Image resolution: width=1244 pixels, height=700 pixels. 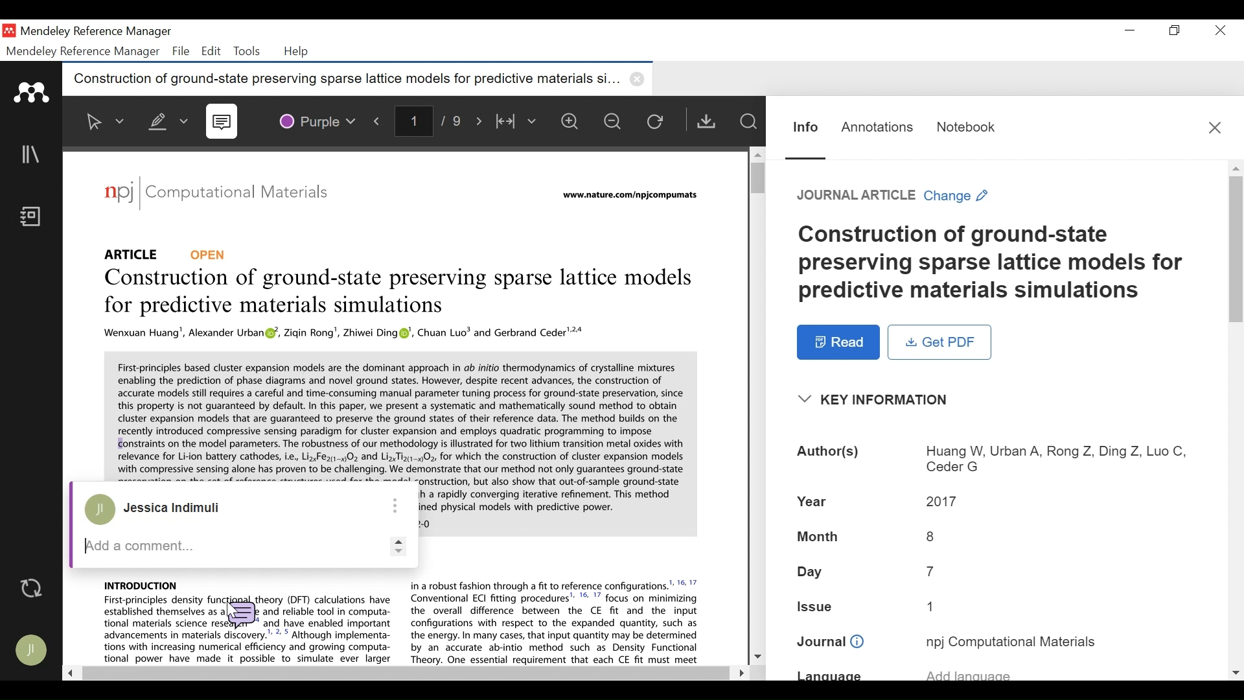 What do you see at coordinates (32, 93) in the screenshot?
I see `Mendeley Logo` at bounding box center [32, 93].